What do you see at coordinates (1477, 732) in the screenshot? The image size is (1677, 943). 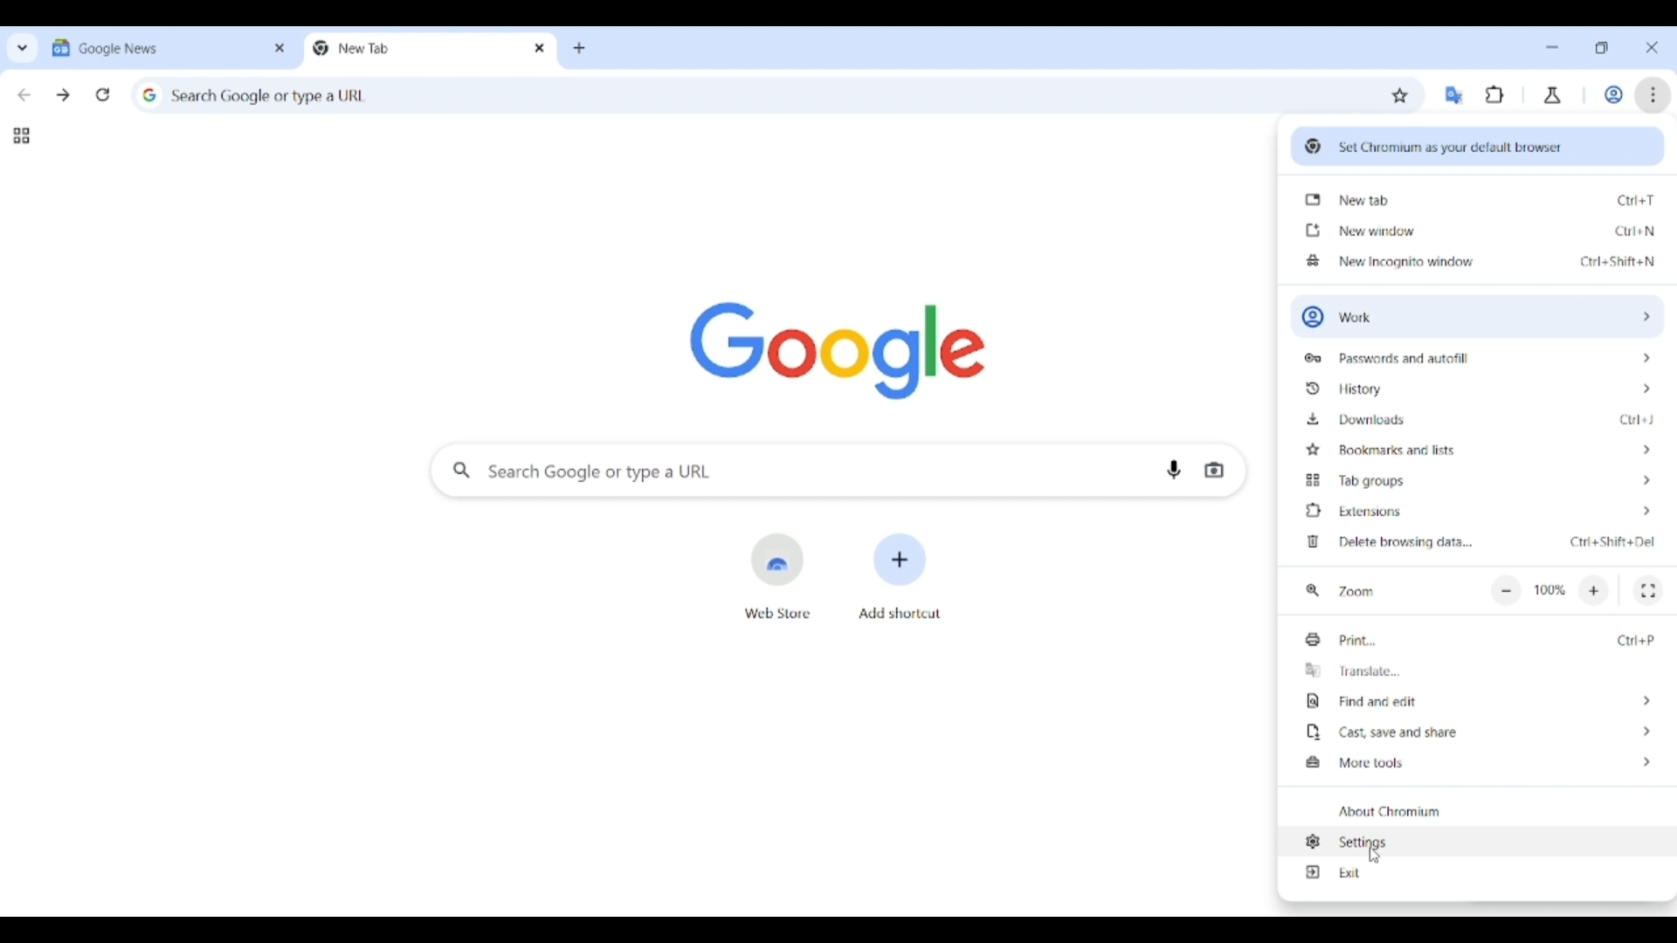 I see `Cast, save and share options` at bounding box center [1477, 732].